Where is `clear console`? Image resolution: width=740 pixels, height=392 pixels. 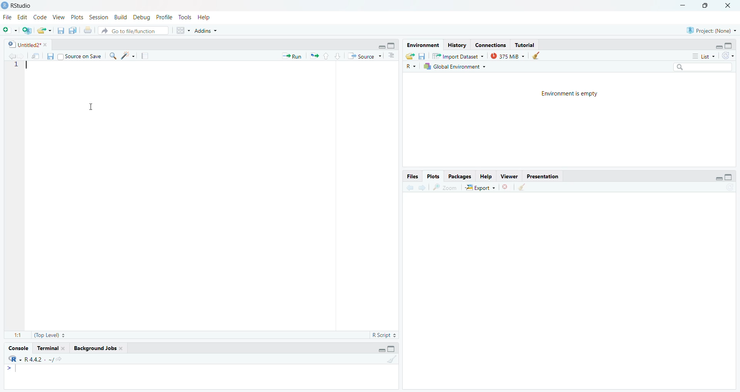
clear console is located at coordinates (393, 360).